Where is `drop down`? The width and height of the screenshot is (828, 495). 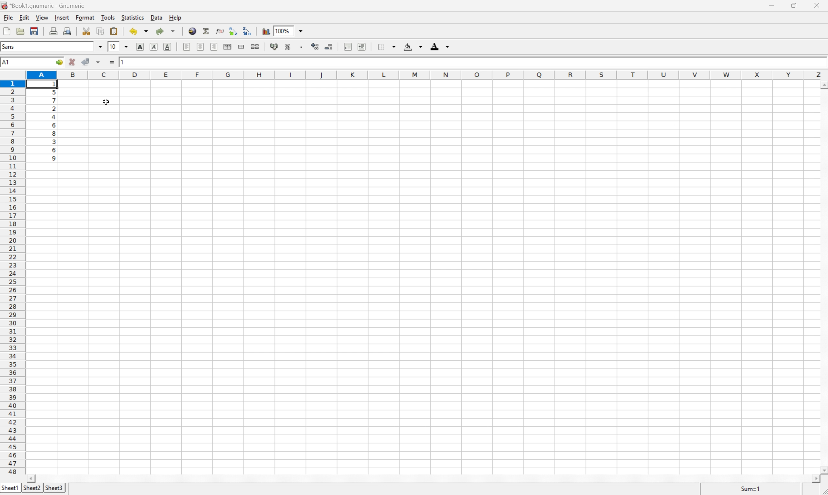 drop down is located at coordinates (126, 46).